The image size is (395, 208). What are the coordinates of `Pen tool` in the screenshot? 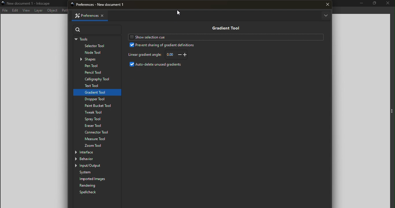 It's located at (98, 66).